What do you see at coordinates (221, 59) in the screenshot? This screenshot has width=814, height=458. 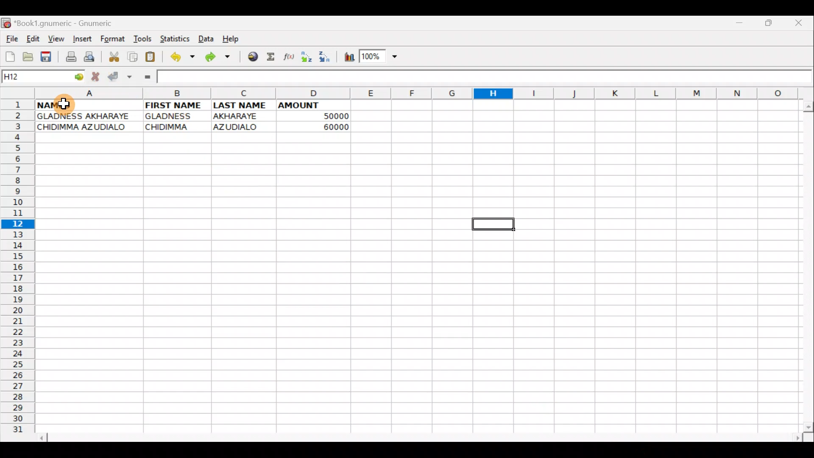 I see `Redo undone action` at bounding box center [221, 59].